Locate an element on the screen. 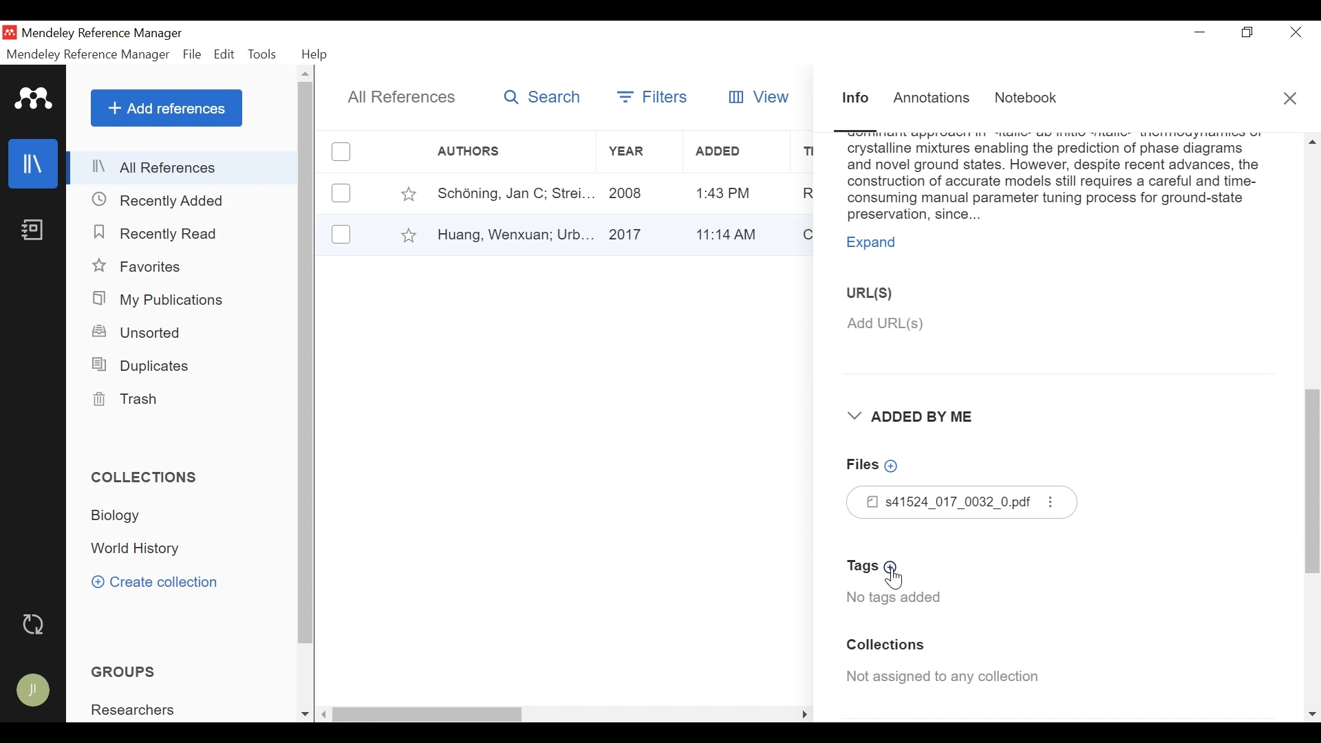 The image size is (1321, 743). minimize is located at coordinates (1201, 32).